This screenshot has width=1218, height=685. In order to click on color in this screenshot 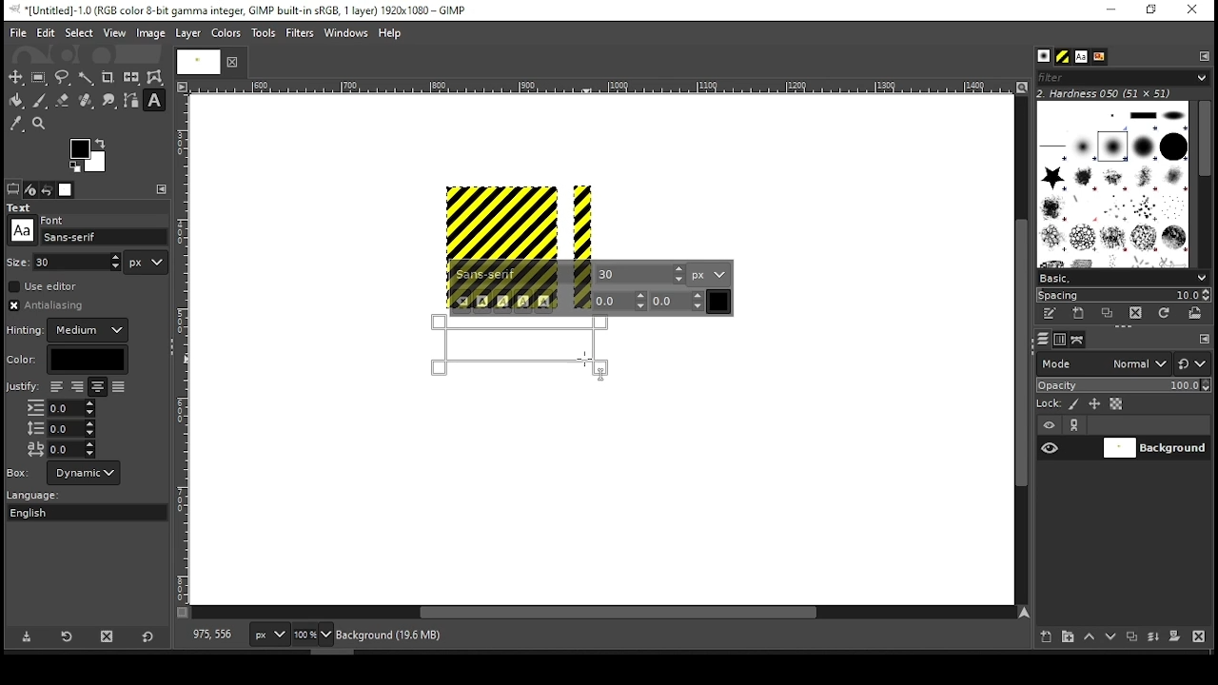, I will do `click(226, 32)`.